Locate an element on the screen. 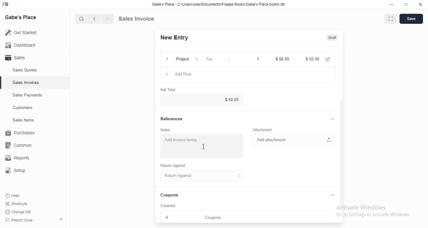 Image resolution: width=428 pixels, height=228 pixels. Setup is located at coordinates (19, 172).